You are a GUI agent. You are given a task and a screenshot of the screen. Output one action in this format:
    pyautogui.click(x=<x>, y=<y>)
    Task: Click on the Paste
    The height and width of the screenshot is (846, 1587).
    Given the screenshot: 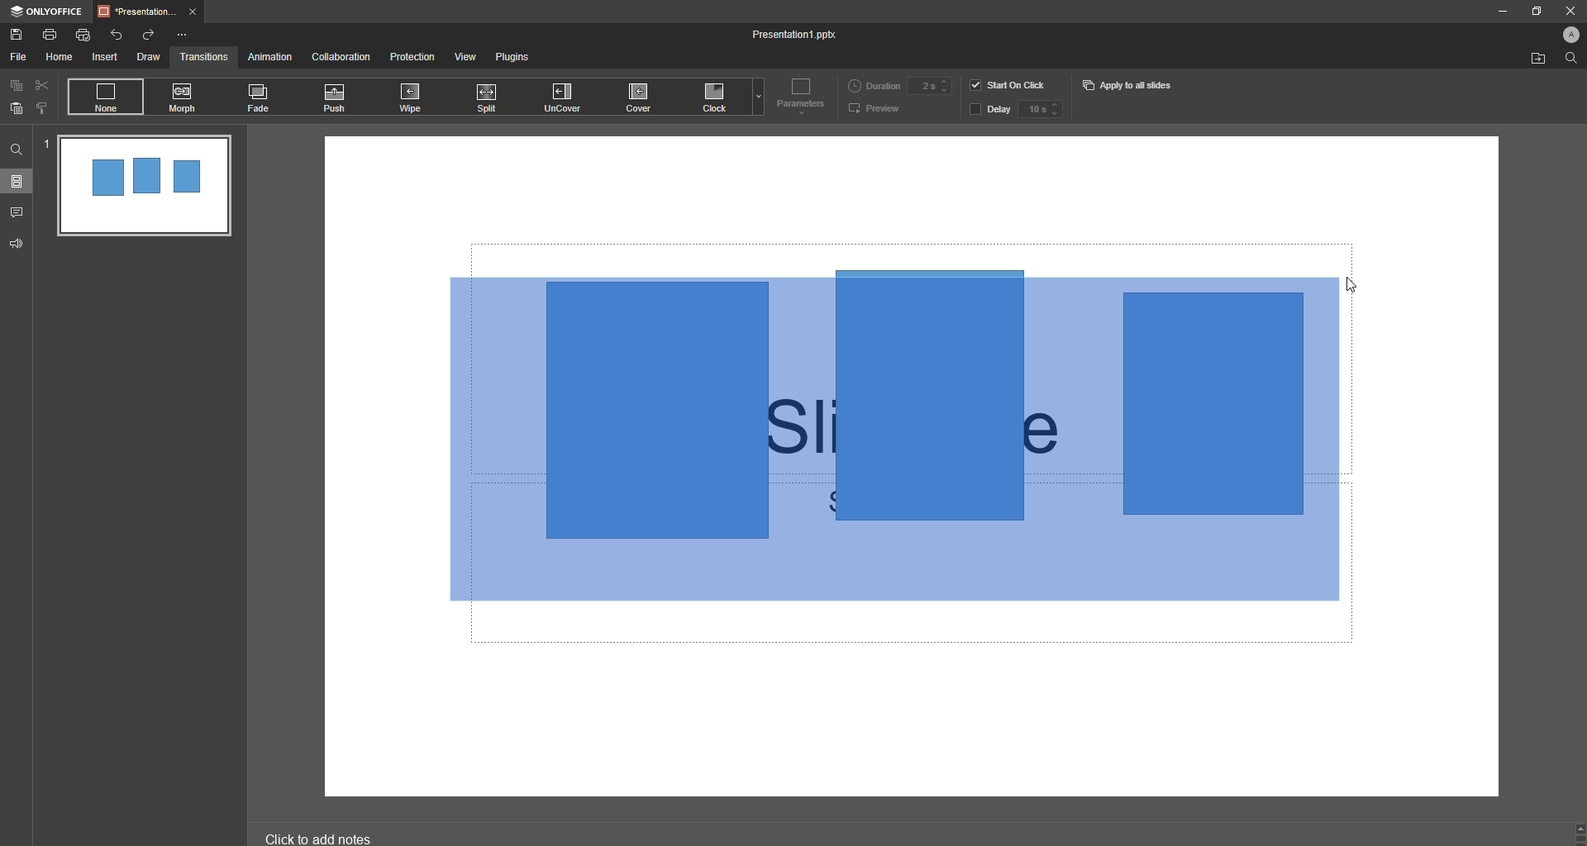 What is the action you would take?
    pyautogui.click(x=17, y=108)
    